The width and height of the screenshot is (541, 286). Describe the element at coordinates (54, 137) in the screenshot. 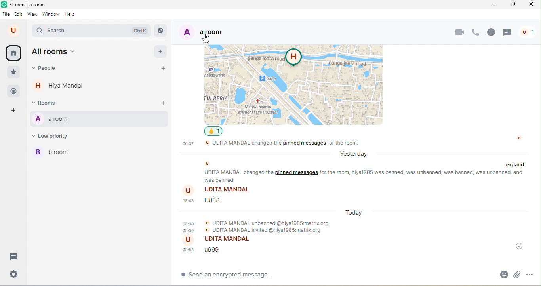

I see `low priority` at that location.